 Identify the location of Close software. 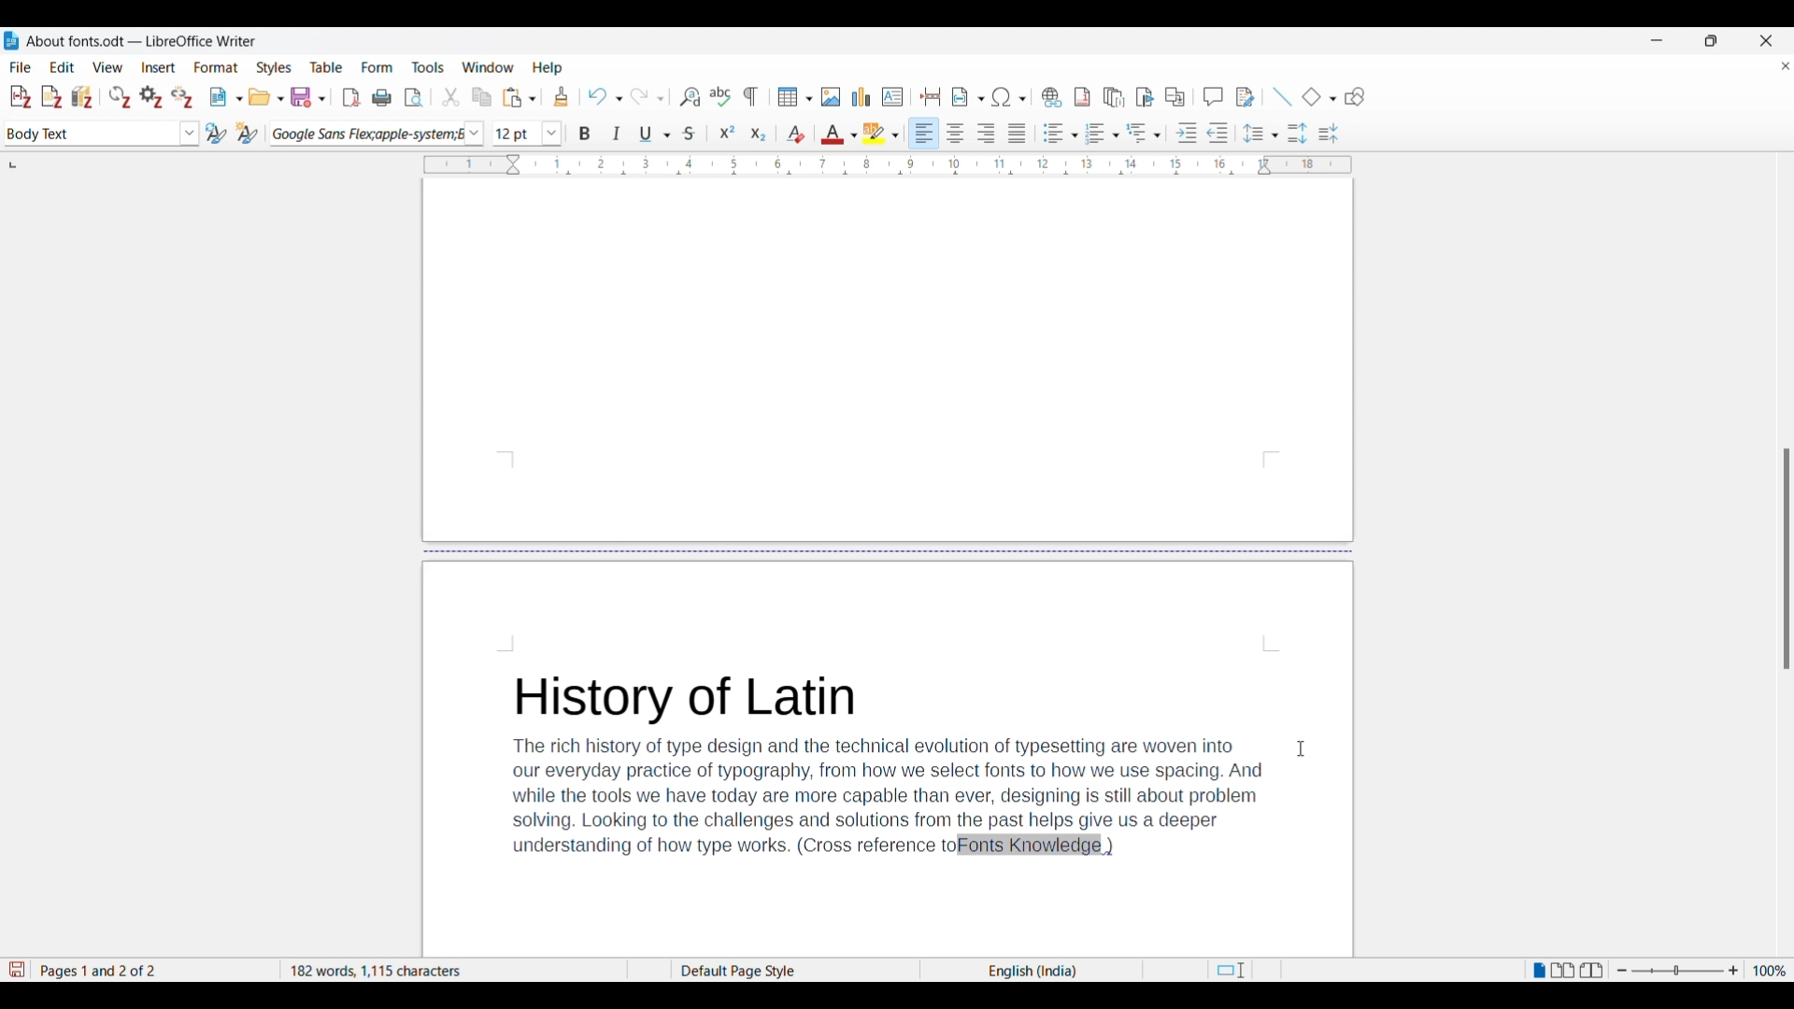
(1766, 41).